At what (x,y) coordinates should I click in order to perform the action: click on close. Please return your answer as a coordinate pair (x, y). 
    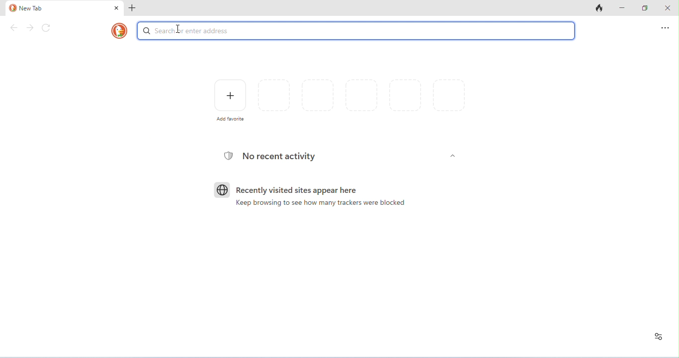
    Looking at the image, I should click on (117, 8).